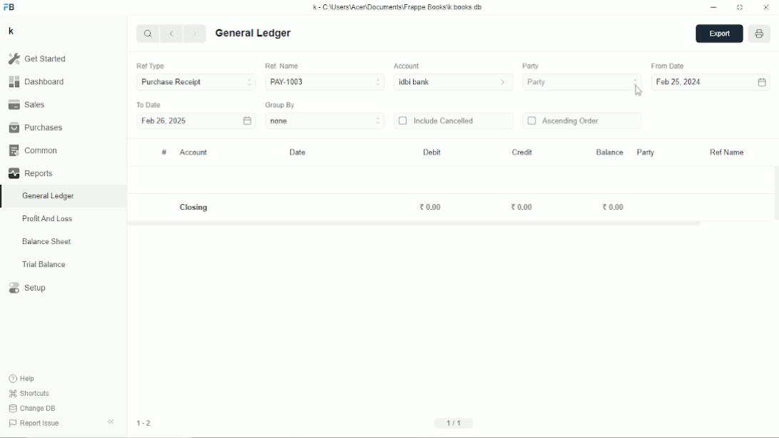  Describe the element at coordinates (47, 241) in the screenshot. I see `Balance sheet` at that location.